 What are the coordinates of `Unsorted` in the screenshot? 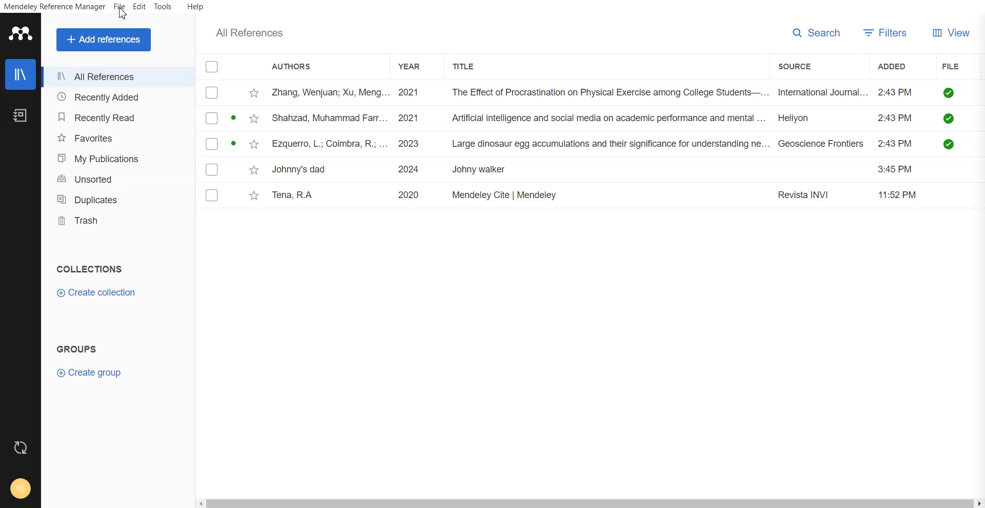 It's located at (115, 179).